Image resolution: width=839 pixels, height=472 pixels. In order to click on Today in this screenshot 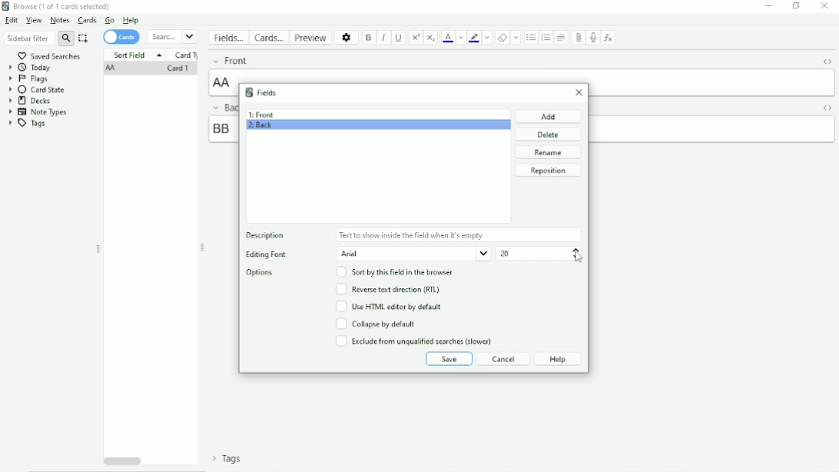, I will do `click(31, 68)`.